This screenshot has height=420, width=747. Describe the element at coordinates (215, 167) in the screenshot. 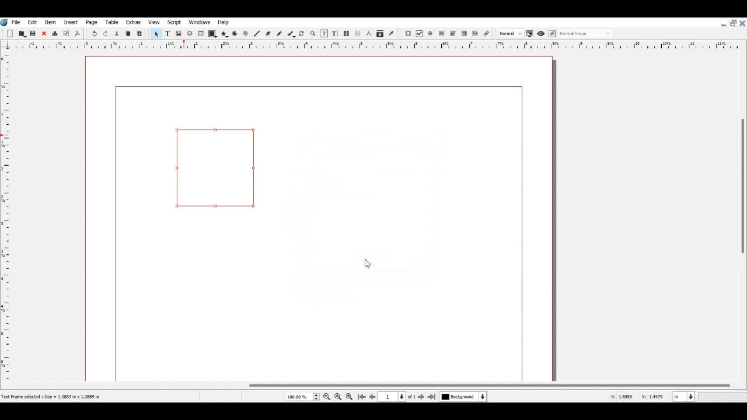

I see `Link Annotation` at that location.